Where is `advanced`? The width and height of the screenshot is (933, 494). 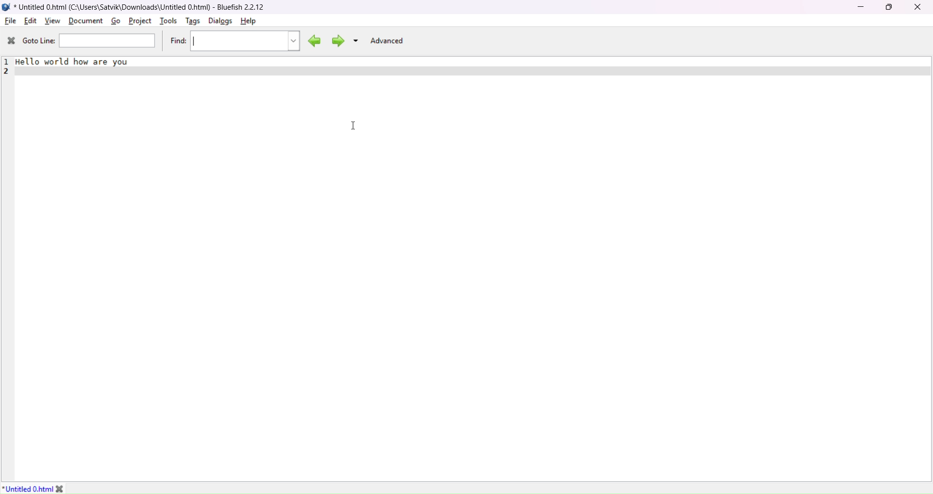 advanced is located at coordinates (388, 41).